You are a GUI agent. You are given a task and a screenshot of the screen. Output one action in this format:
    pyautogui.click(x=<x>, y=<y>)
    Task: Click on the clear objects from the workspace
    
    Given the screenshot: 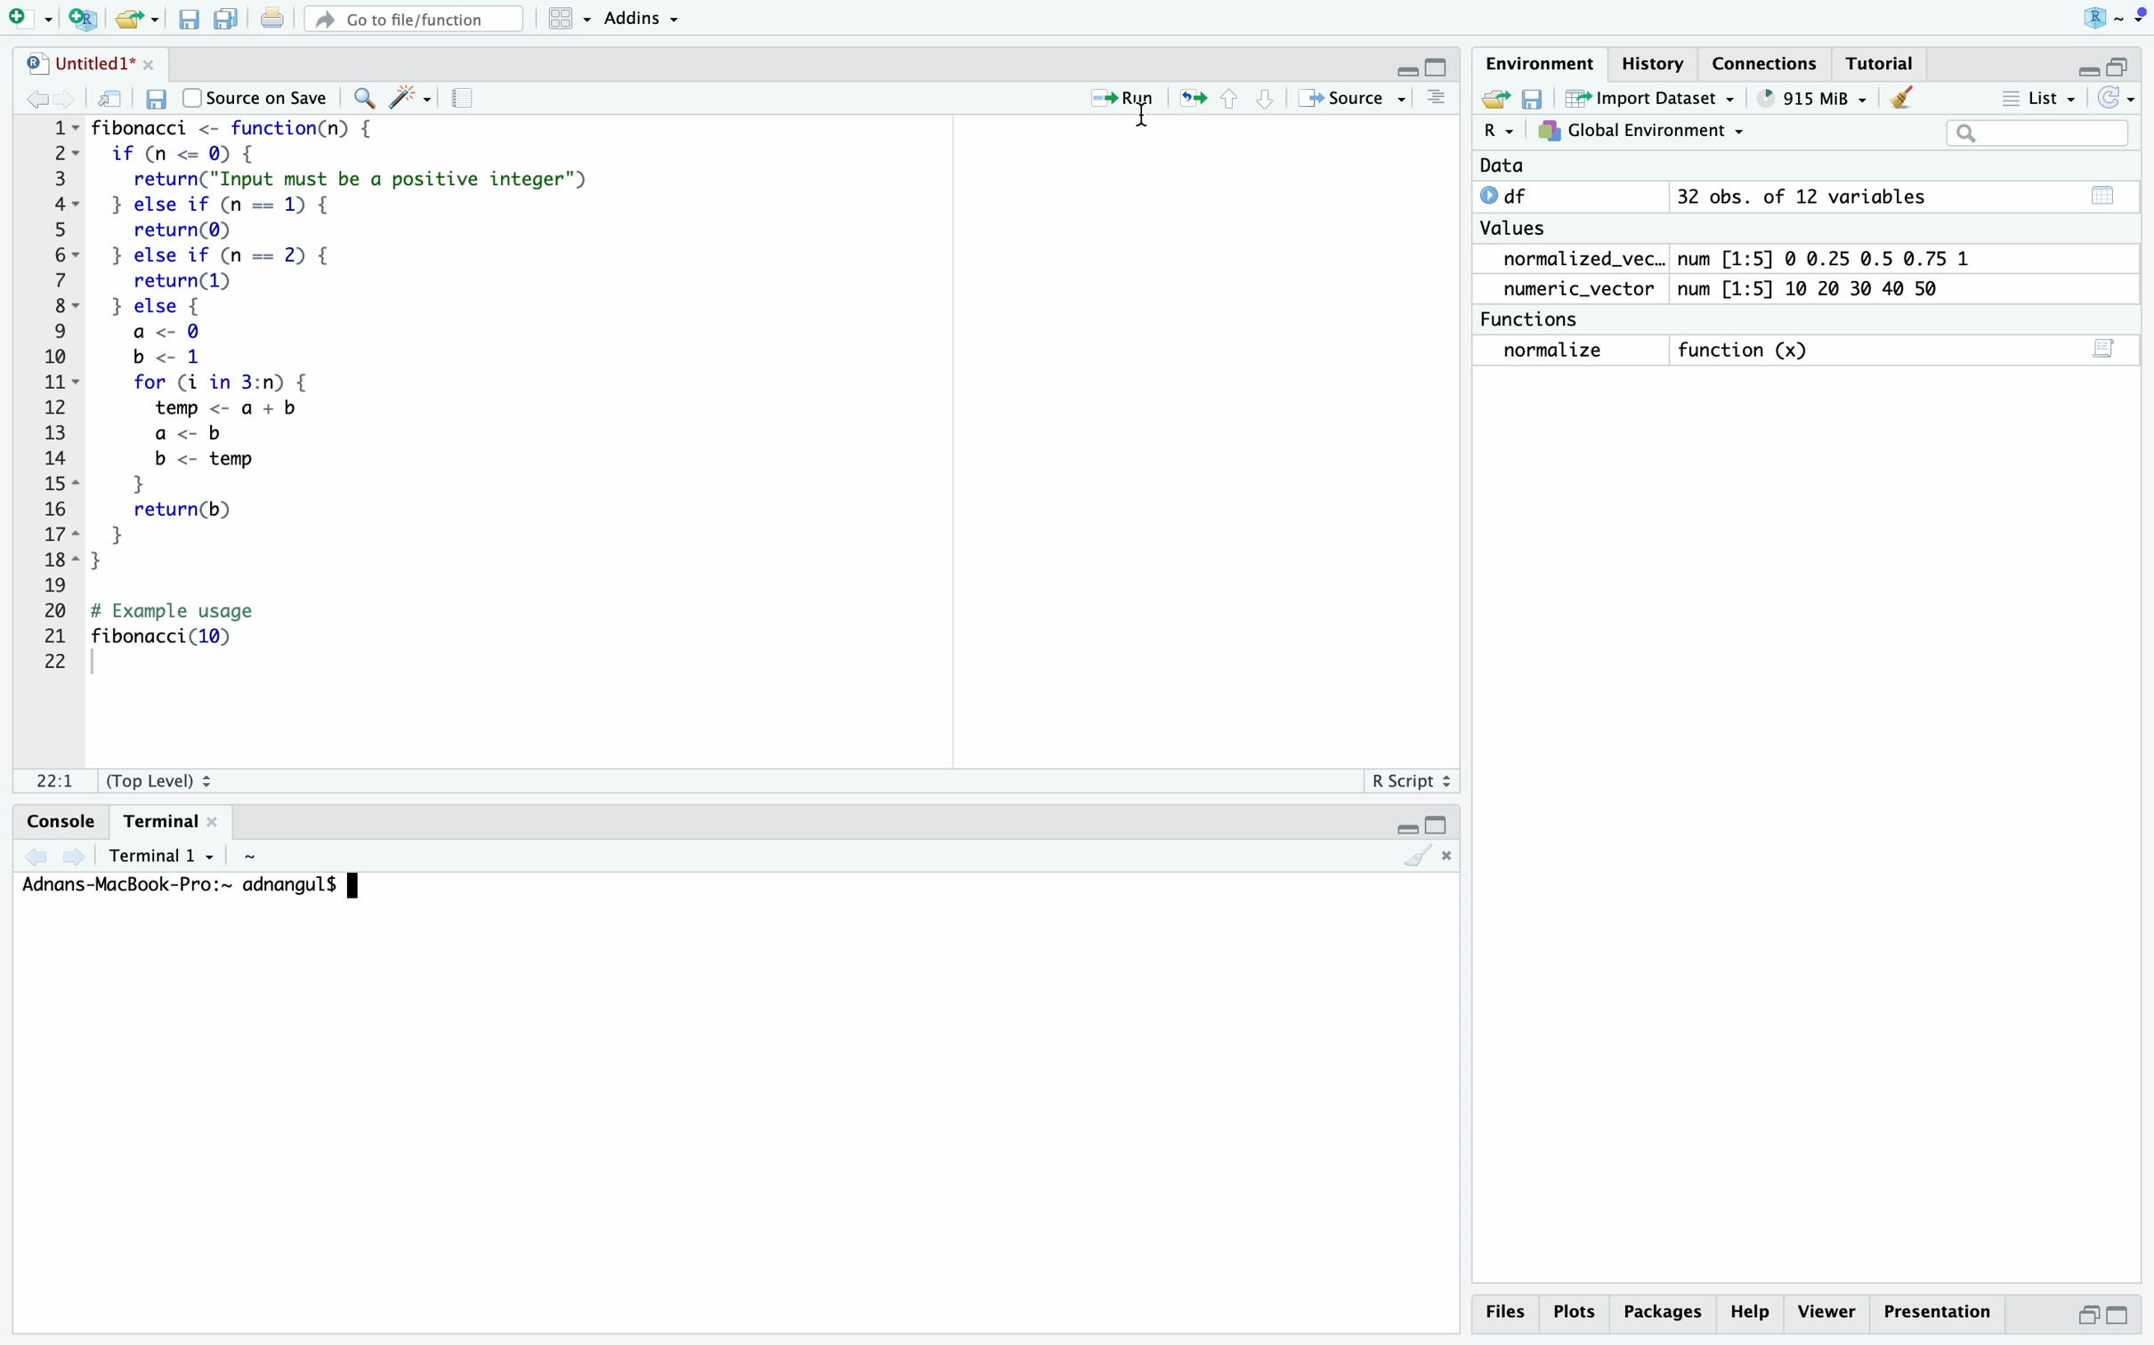 What is the action you would take?
    pyautogui.click(x=1903, y=97)
    